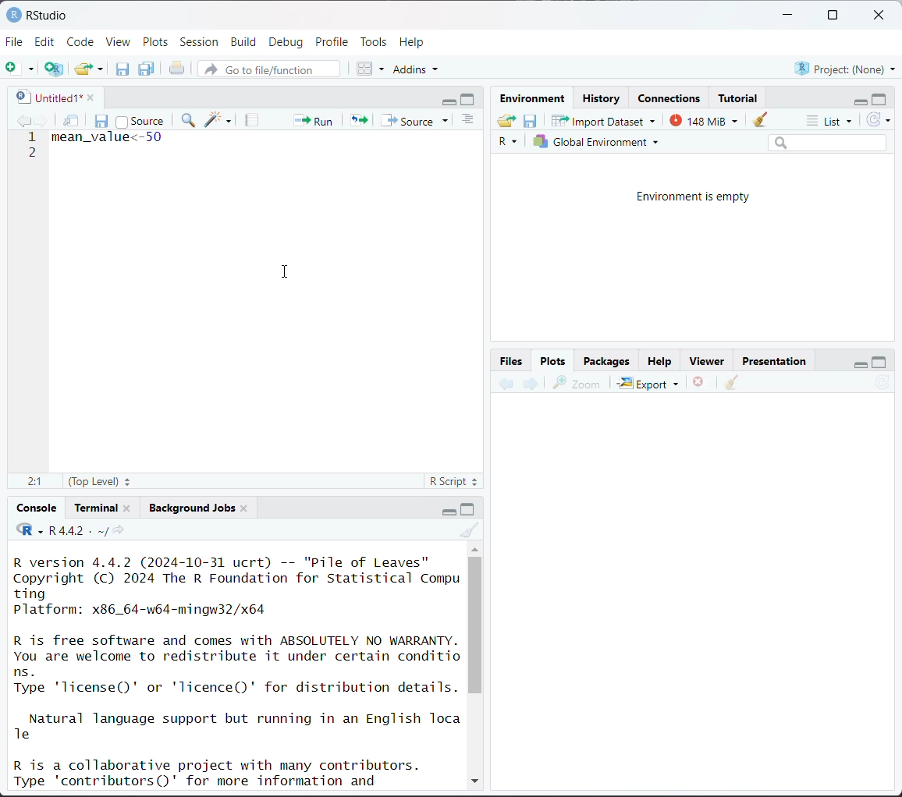 The image size is (902, 797). Describe the element at coordinates (23, 122) in the screenshot. I see `go backward to previous source location` at that location.